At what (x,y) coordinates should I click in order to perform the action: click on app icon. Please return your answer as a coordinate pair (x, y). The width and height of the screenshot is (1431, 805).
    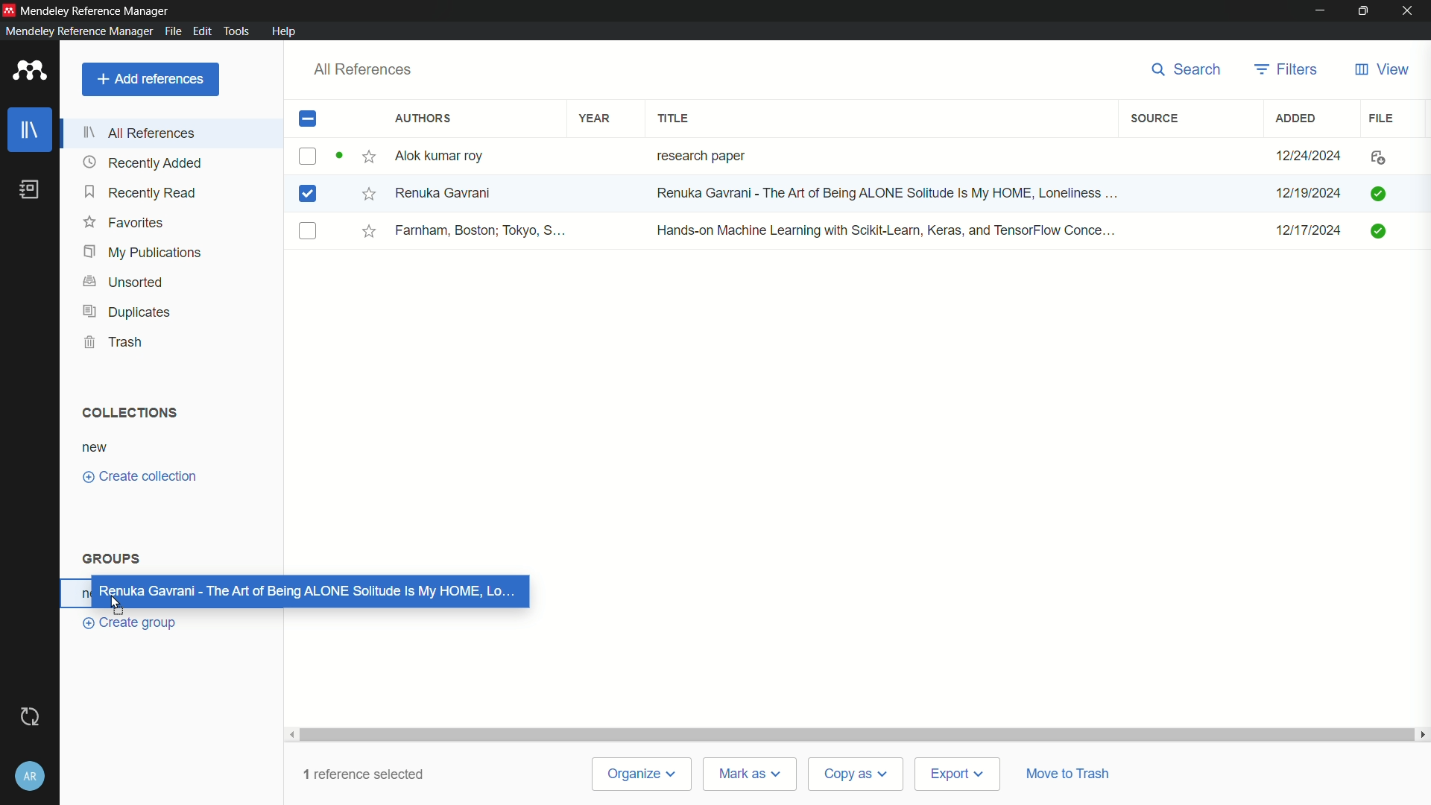
    Looking at the image, I should click on (26, 72).